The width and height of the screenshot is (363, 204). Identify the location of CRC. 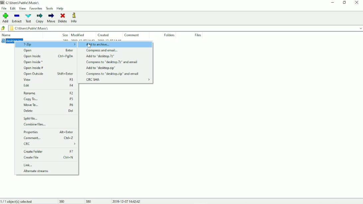
(49, 144).